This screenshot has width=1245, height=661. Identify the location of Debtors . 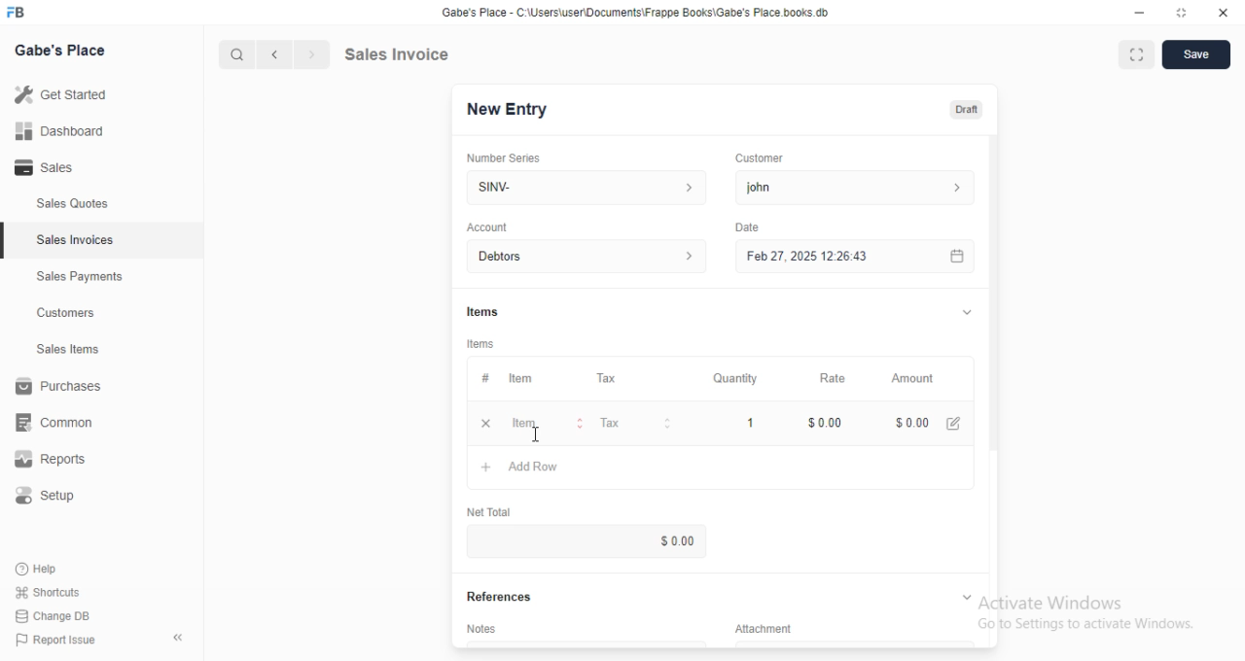
(583, 256).